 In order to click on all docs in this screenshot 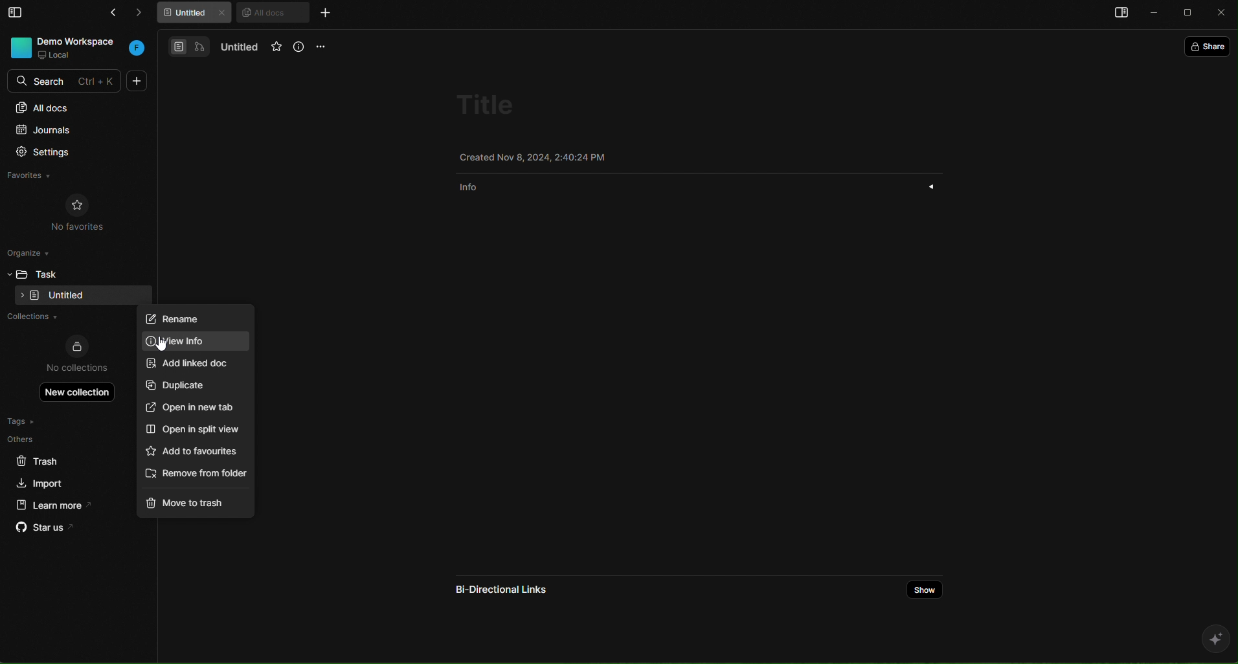, I will do `click(76, 107)`.